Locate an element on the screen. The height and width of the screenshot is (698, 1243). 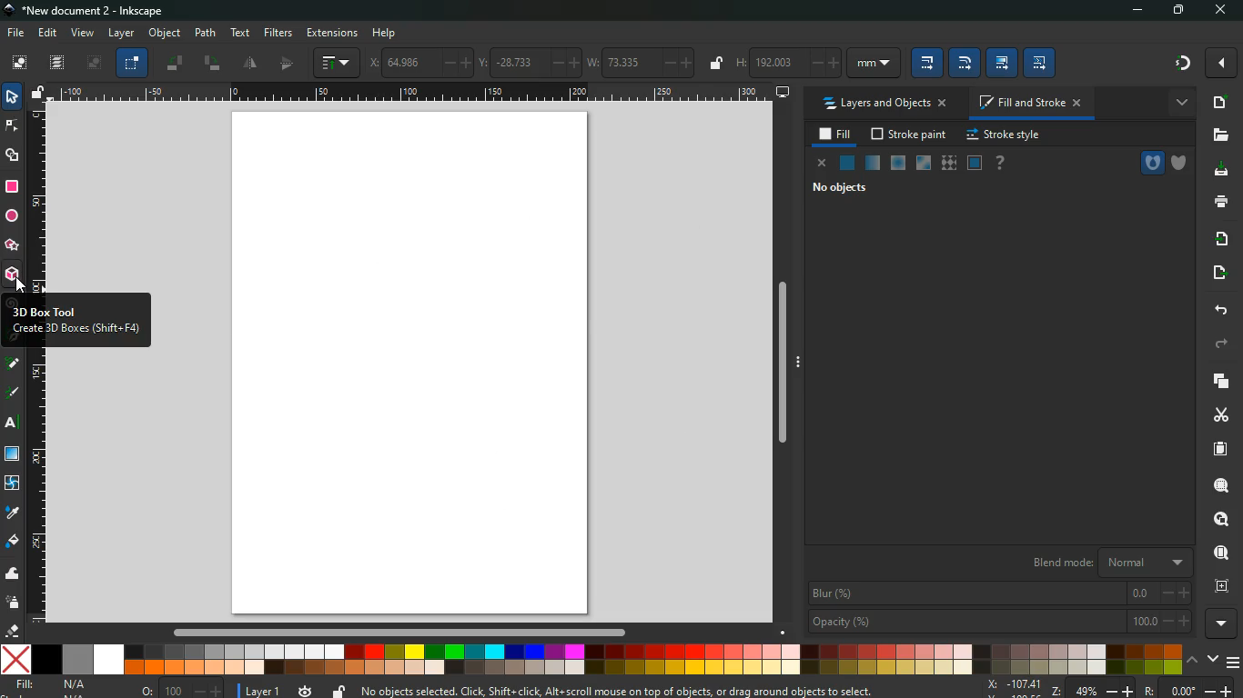
circle is located at coordinates (12, 218).